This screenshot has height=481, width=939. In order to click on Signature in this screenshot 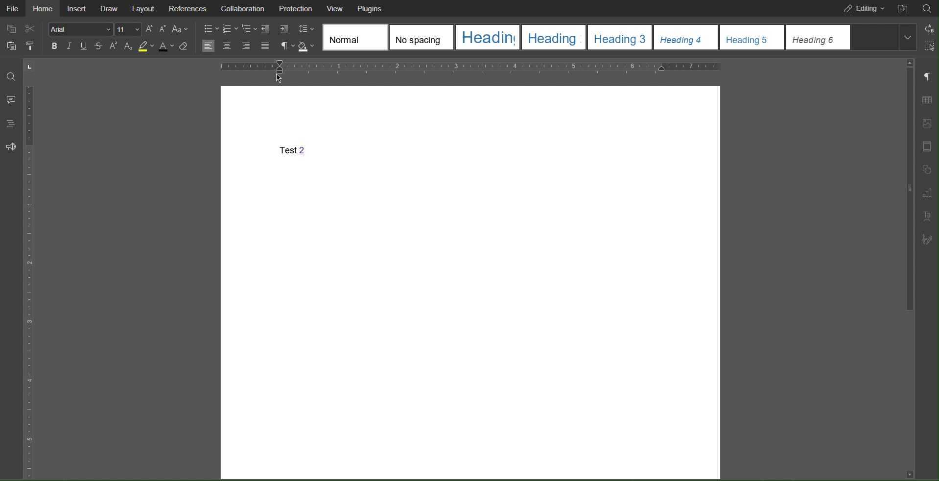, I will do `click(930, 239)`.